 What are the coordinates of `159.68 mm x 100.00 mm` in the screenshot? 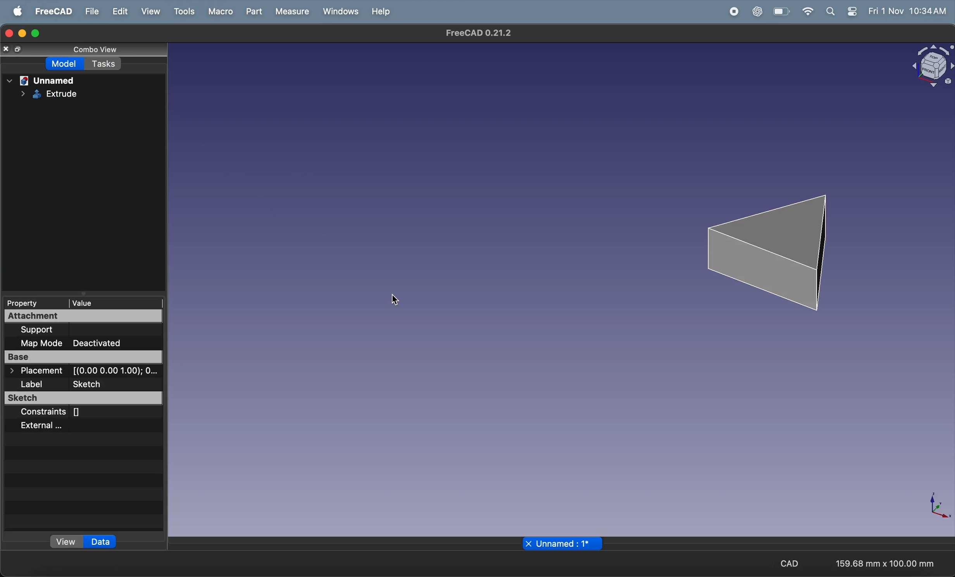 It's located at (884, 564).